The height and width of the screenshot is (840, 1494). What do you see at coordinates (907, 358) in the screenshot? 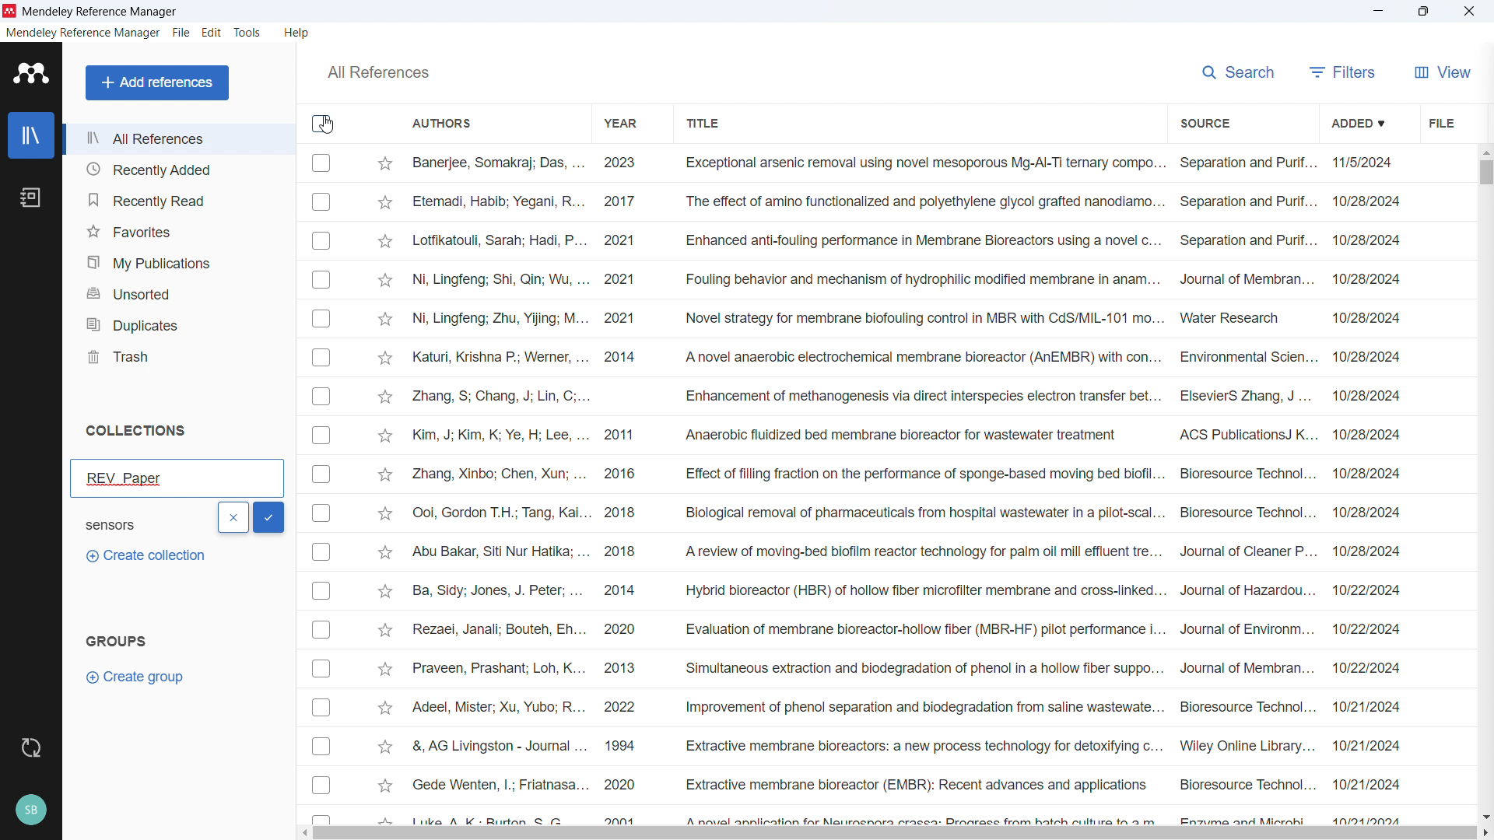
I see `Katuri, Krishna P.; Werner, ... 2014 A novel anaerobic electrochemical membrane bioreactor (AnEMBR) with con... Environmental Scien... 10/28/2024` at bounding box center [907, 358].